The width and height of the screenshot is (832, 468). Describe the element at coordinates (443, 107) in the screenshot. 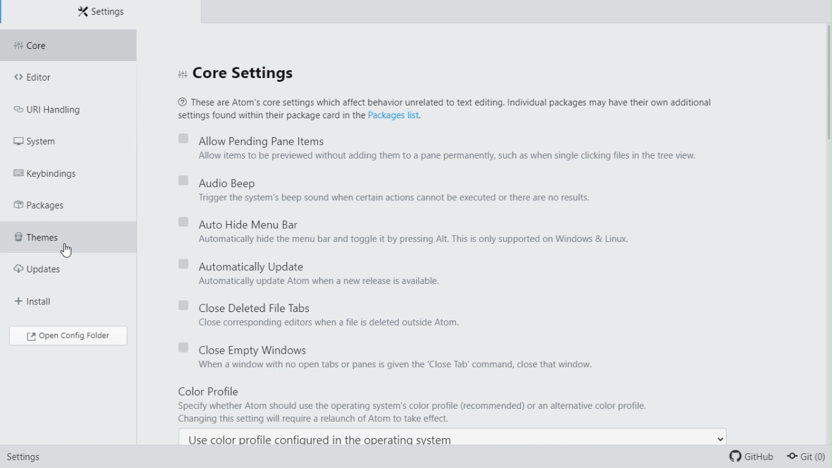

I see `® These are Atom's core settings which affect behavior unrelated to text editing. Individual packages may have their own additional
settings found within their package card in the Packages list.` at that location.